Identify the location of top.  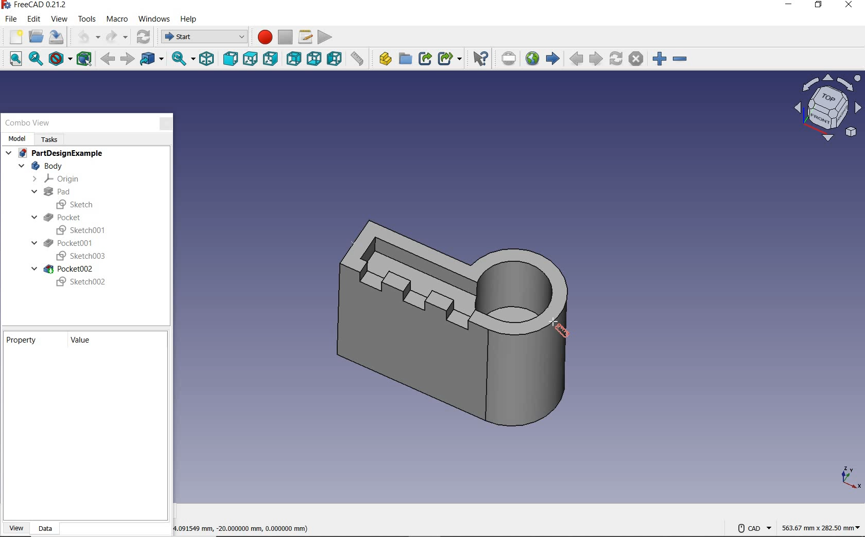
(250, 60).